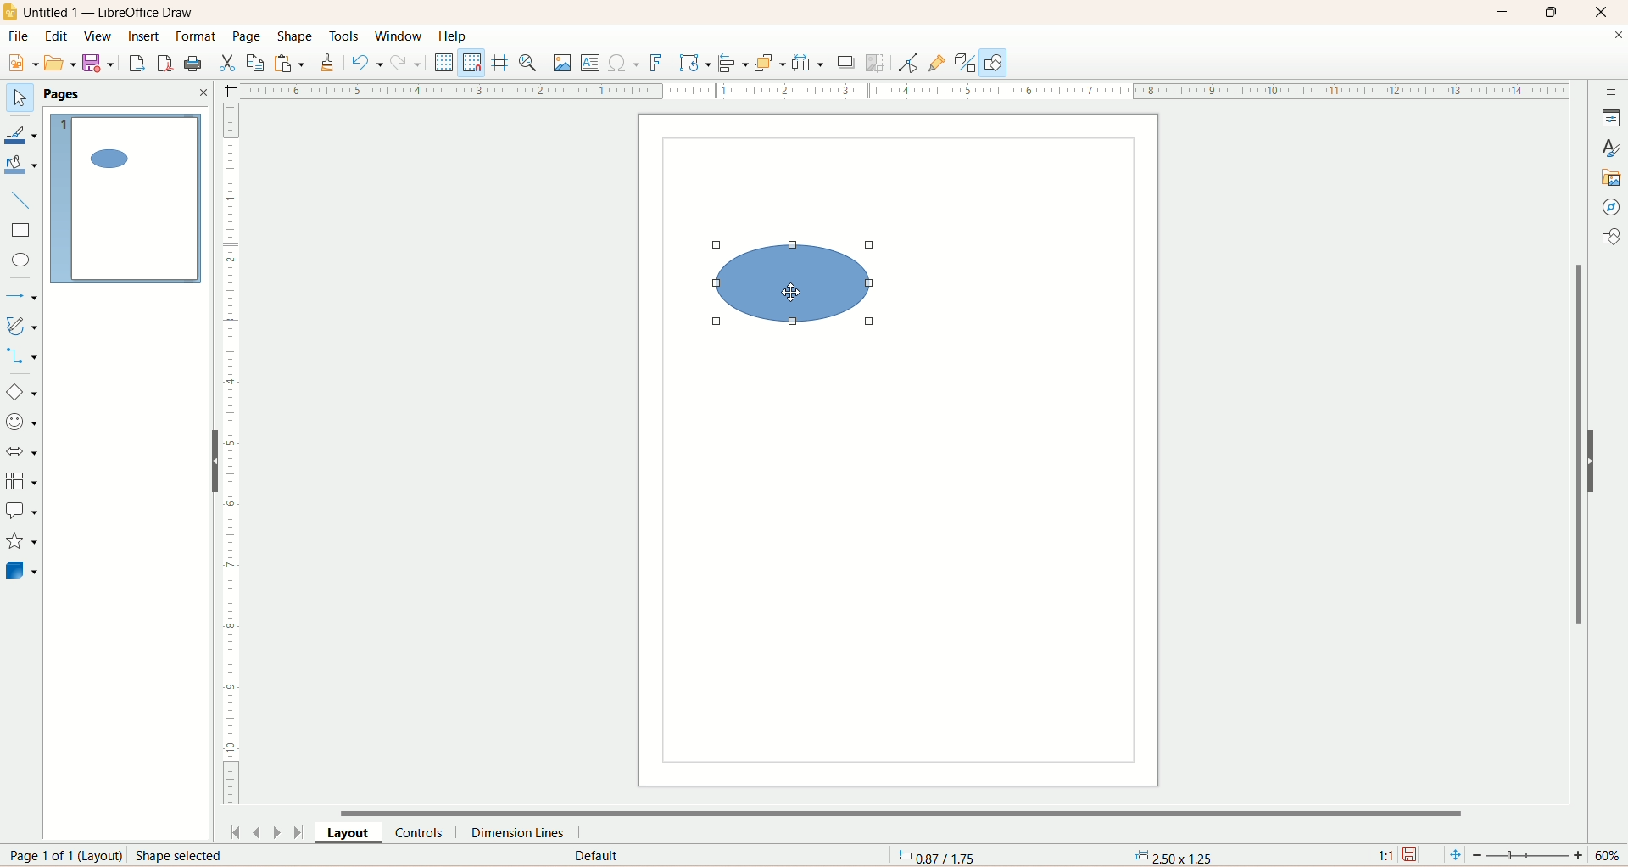 This screenshot has height=867, width=1628. What do you see at coordinates (476, 64) in the screenshot?
I see `snap to grid` at bounding box center [476, 64].